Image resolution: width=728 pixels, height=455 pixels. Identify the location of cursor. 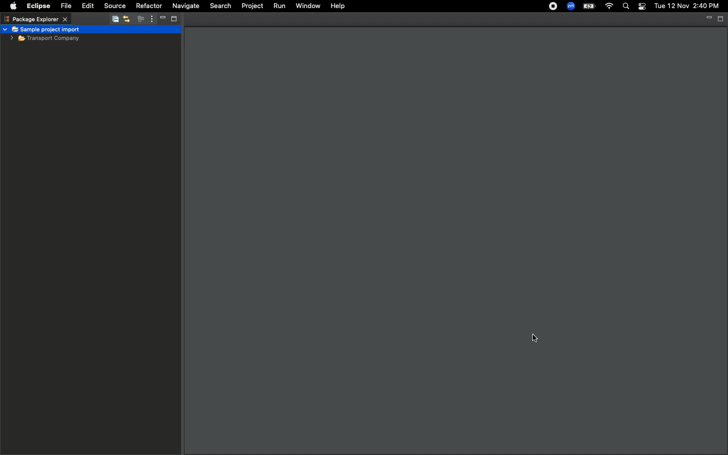
(524, 337).